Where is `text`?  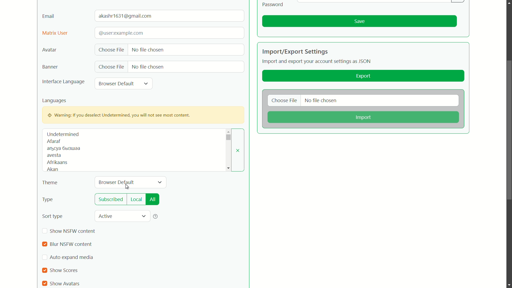 text is located at coordinates (120, 33).